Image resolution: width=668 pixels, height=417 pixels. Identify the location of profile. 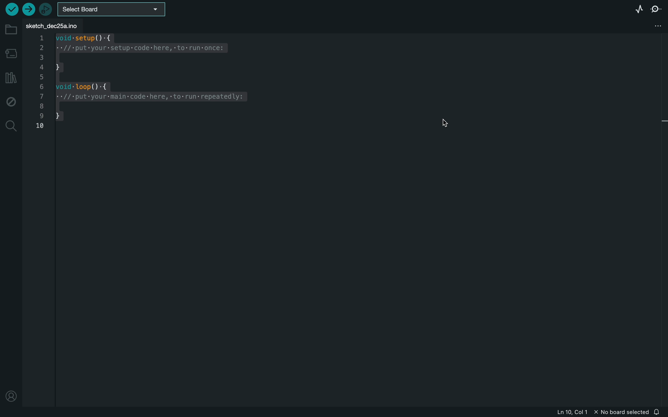
(11, 392).